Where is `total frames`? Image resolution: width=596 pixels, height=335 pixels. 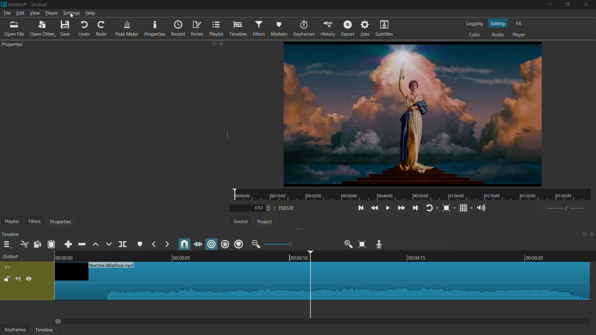
total frames is located at coordinates (286, 208).